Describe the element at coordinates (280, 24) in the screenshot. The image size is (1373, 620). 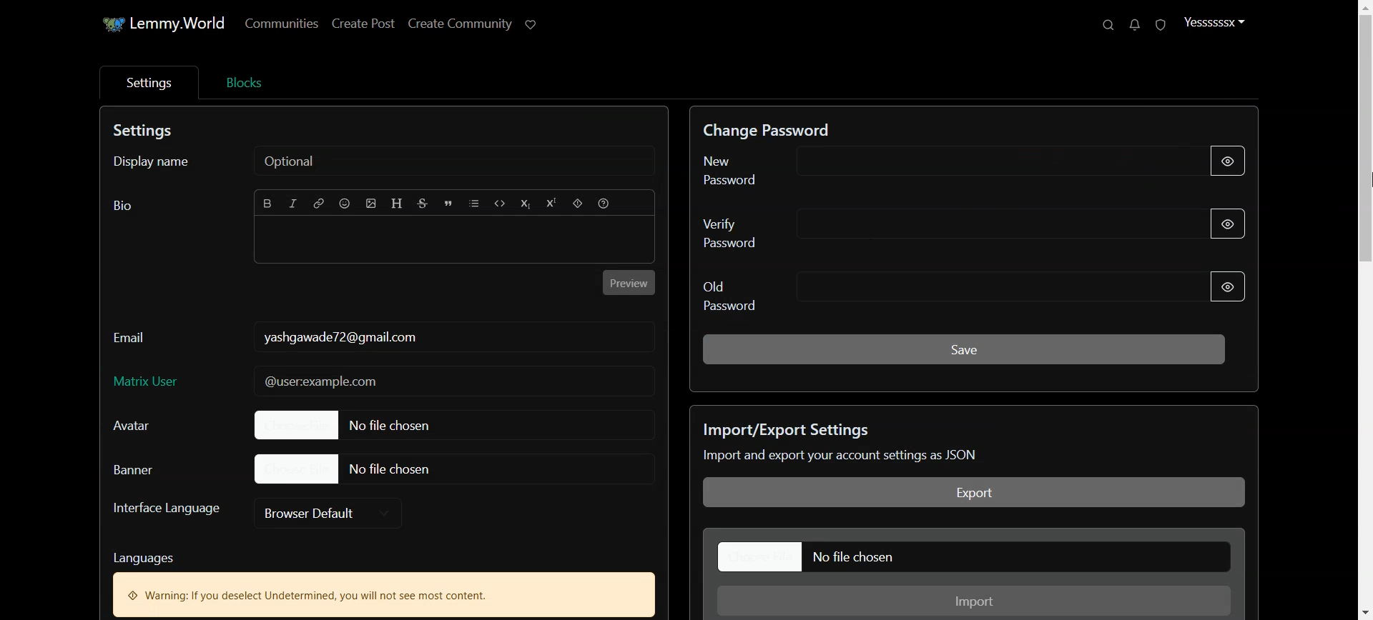
I see `Communities` at that location.